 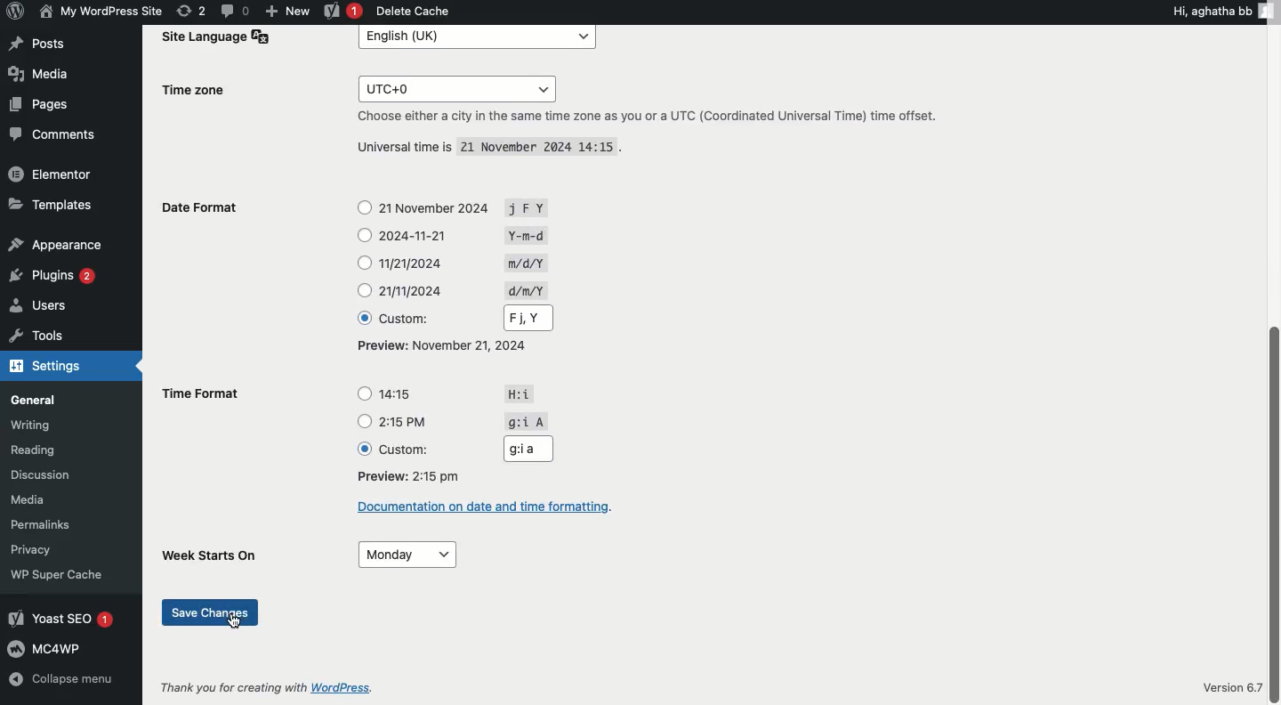 What do you see at coordinates (649, 117) in the screenshot?
I see `Choose either a city in the same time zone as you or a UTC (Coordinated Universal Time) time offset.` at bounding box center [649, 117].